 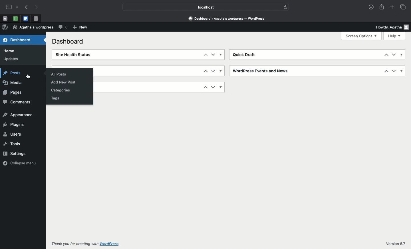 I want to click on Wordpress dashboard, so click(x=226, y=17).